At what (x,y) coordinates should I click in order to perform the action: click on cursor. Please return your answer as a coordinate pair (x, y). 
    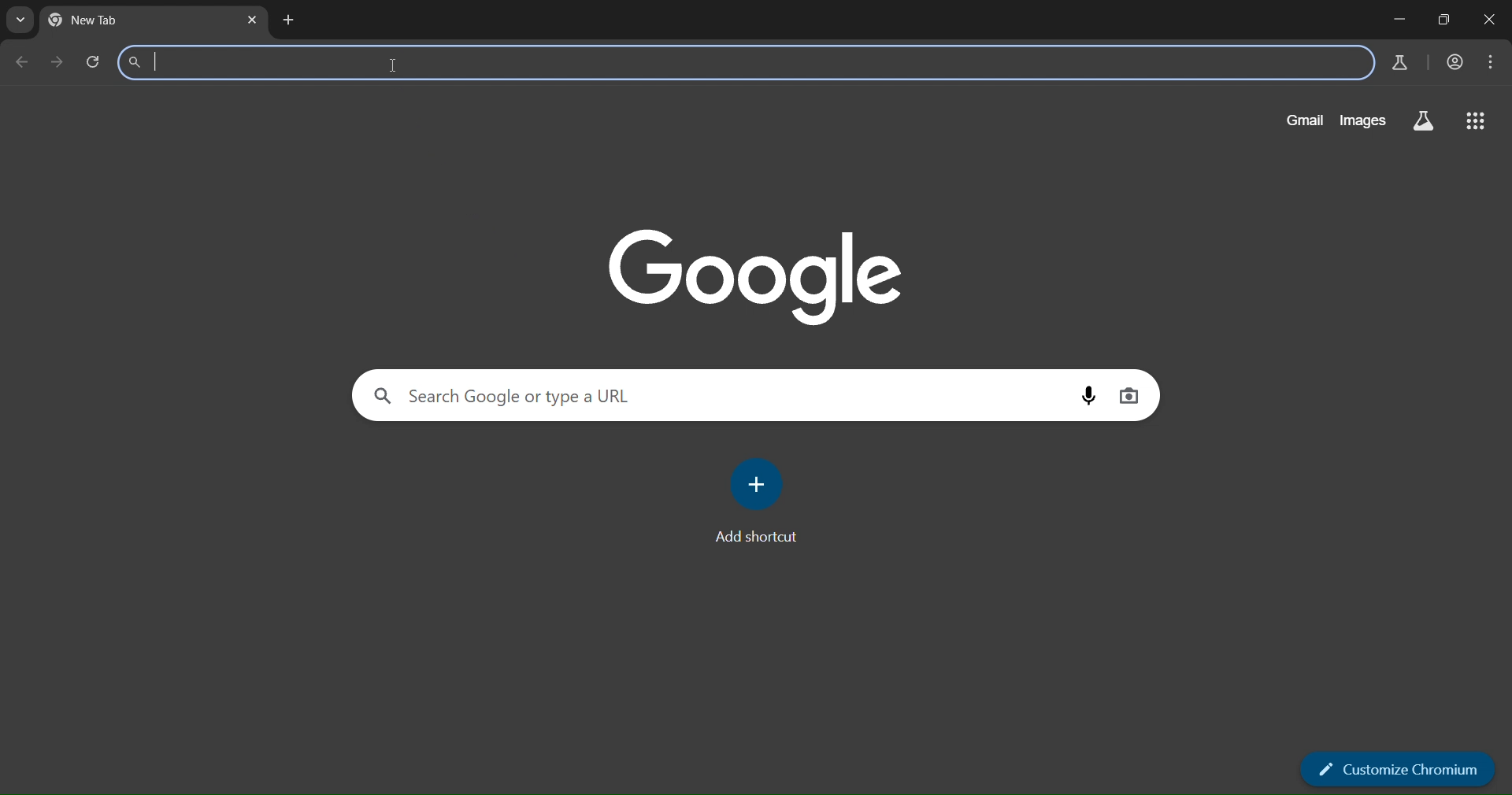
    Looking at the image, I should click on (395, 66).